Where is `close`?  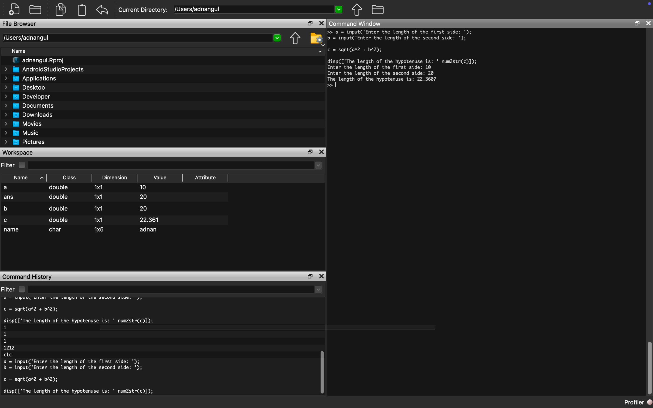
close is located at coordinates (323, 152).